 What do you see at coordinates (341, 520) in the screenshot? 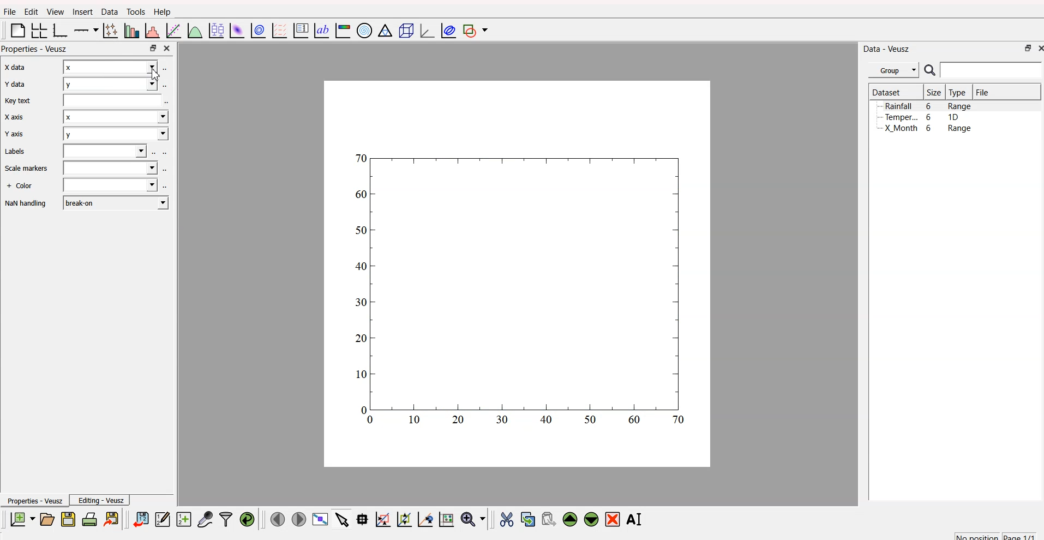
I see `select items from graph` at bounding box center [341, 520].